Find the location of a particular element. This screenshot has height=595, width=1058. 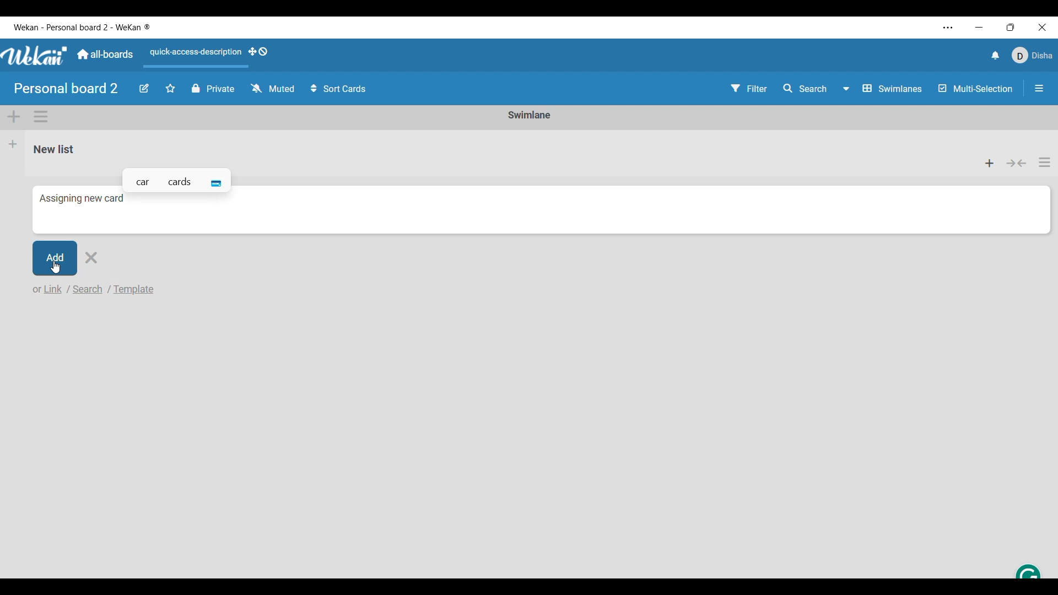

Filter is located at coordinates (749, 88).